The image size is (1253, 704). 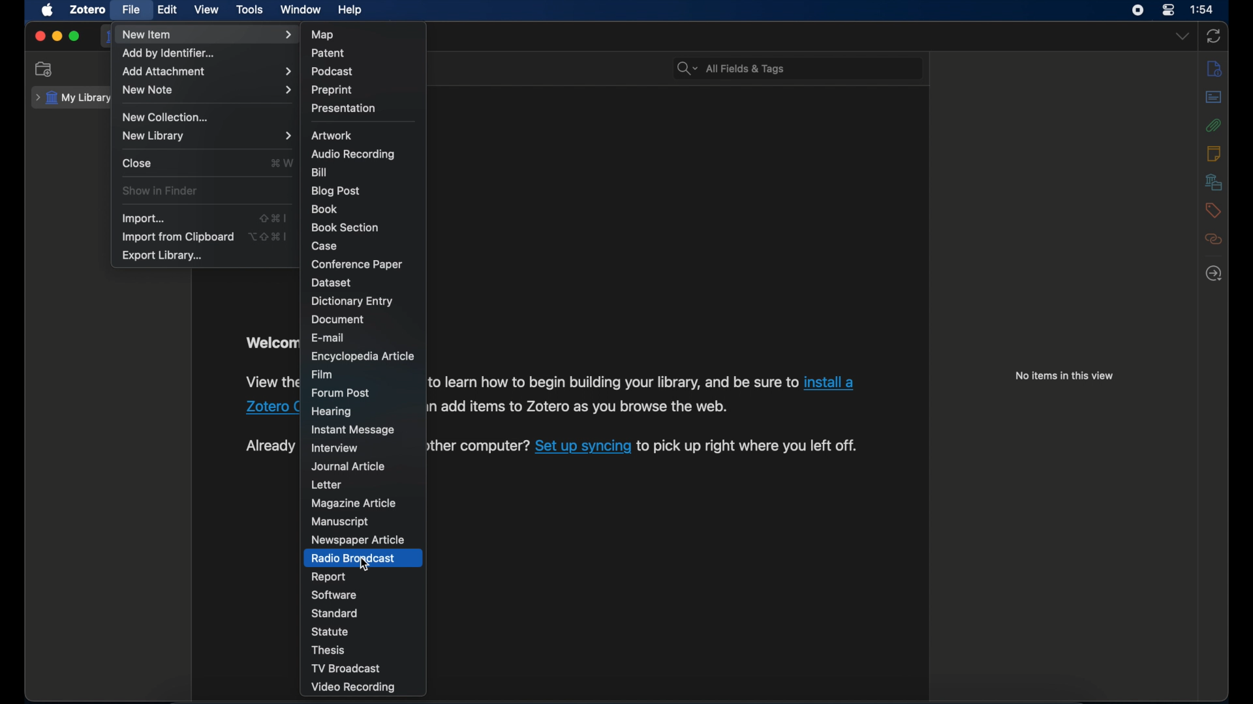 What do you see at coordinates (1213, 68) in the screenshot?
I see `info` at bounding box center [1213, 68].